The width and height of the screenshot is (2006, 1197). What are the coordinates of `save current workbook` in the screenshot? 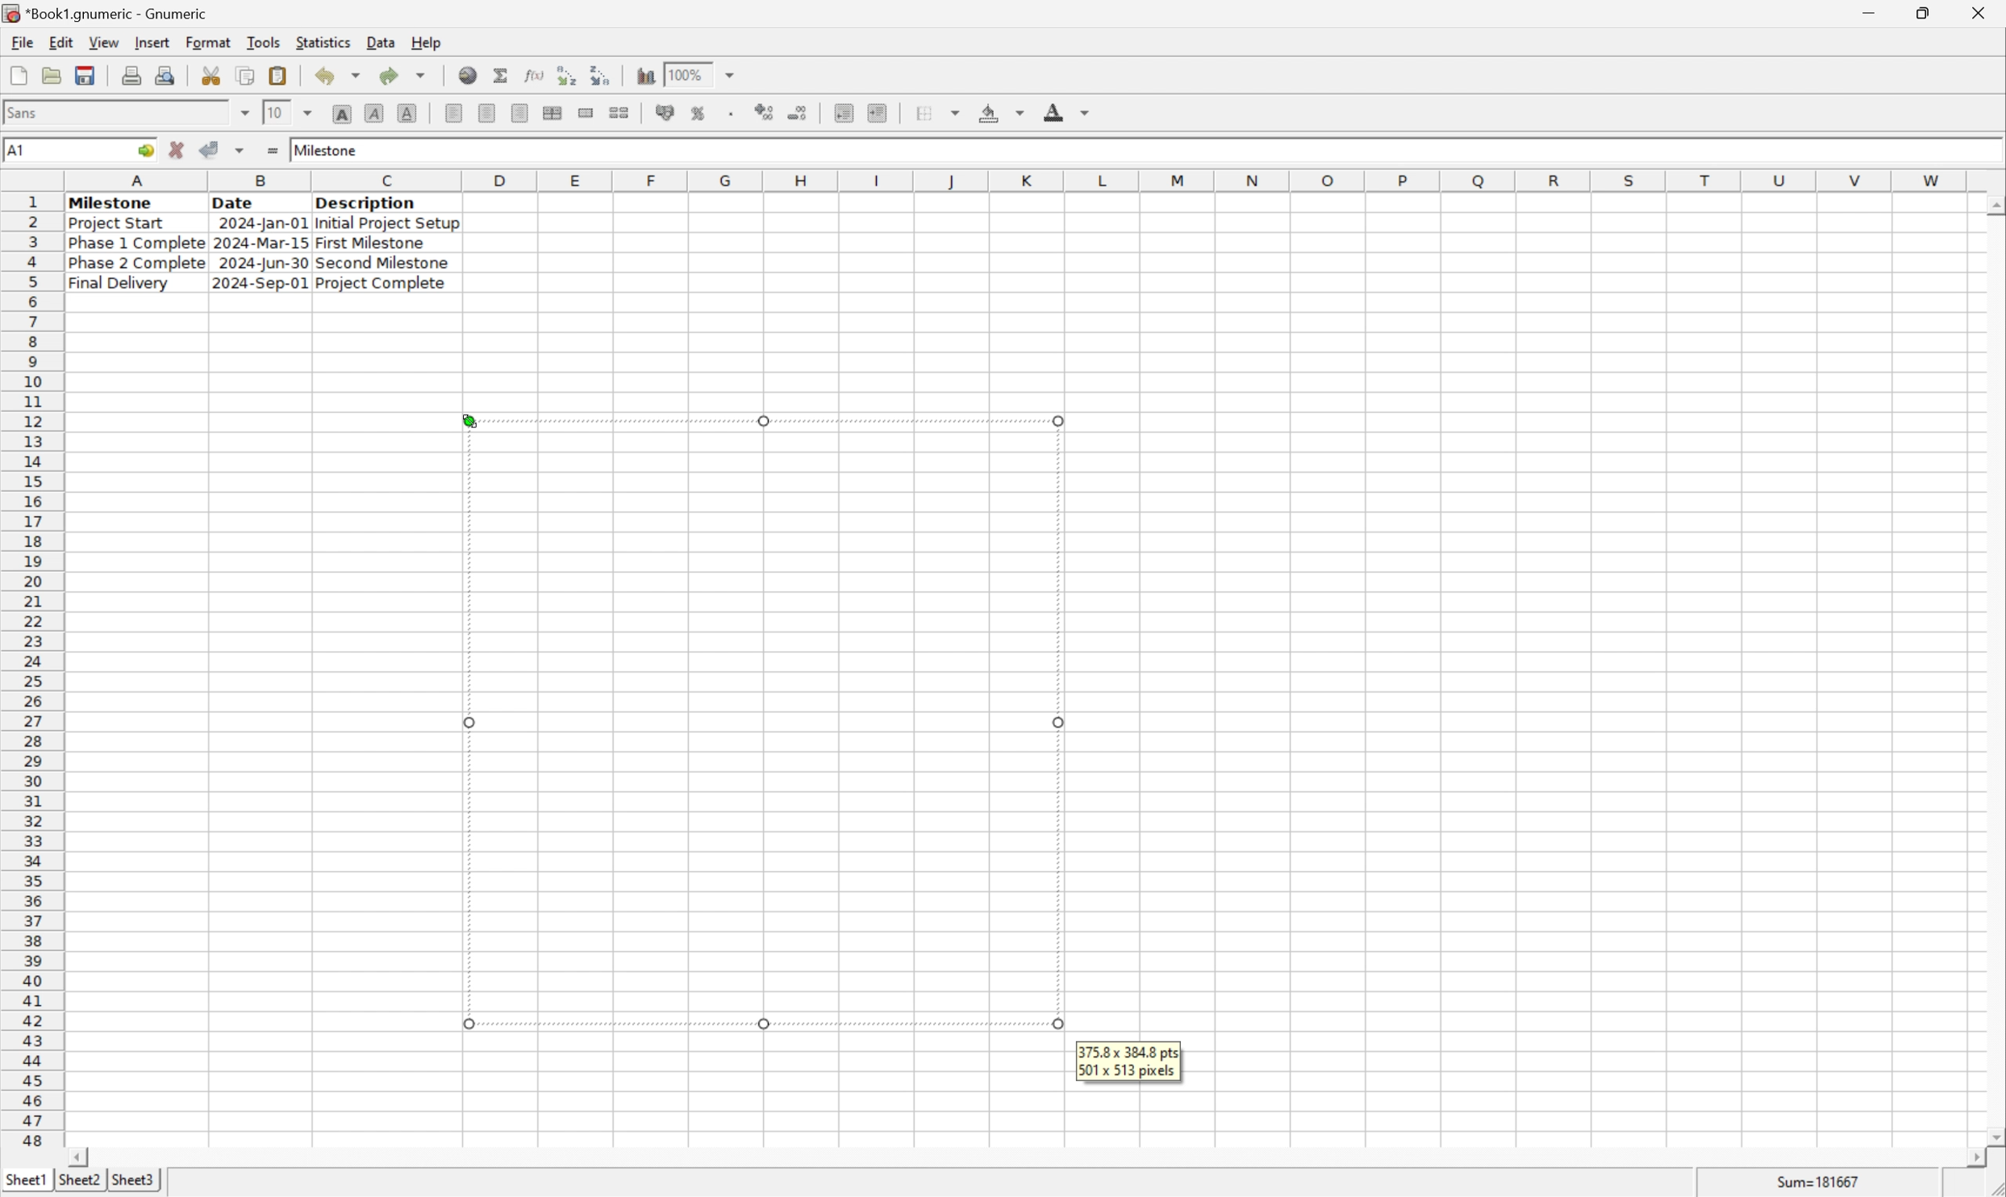 It's located at (85, 77).